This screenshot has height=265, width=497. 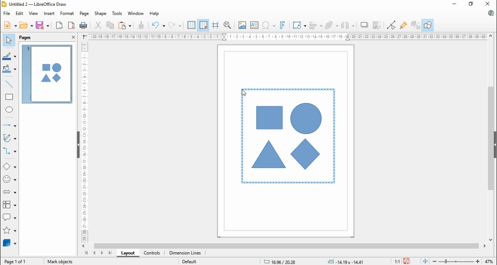 I want to click on close window, so click(x=489, y=3).